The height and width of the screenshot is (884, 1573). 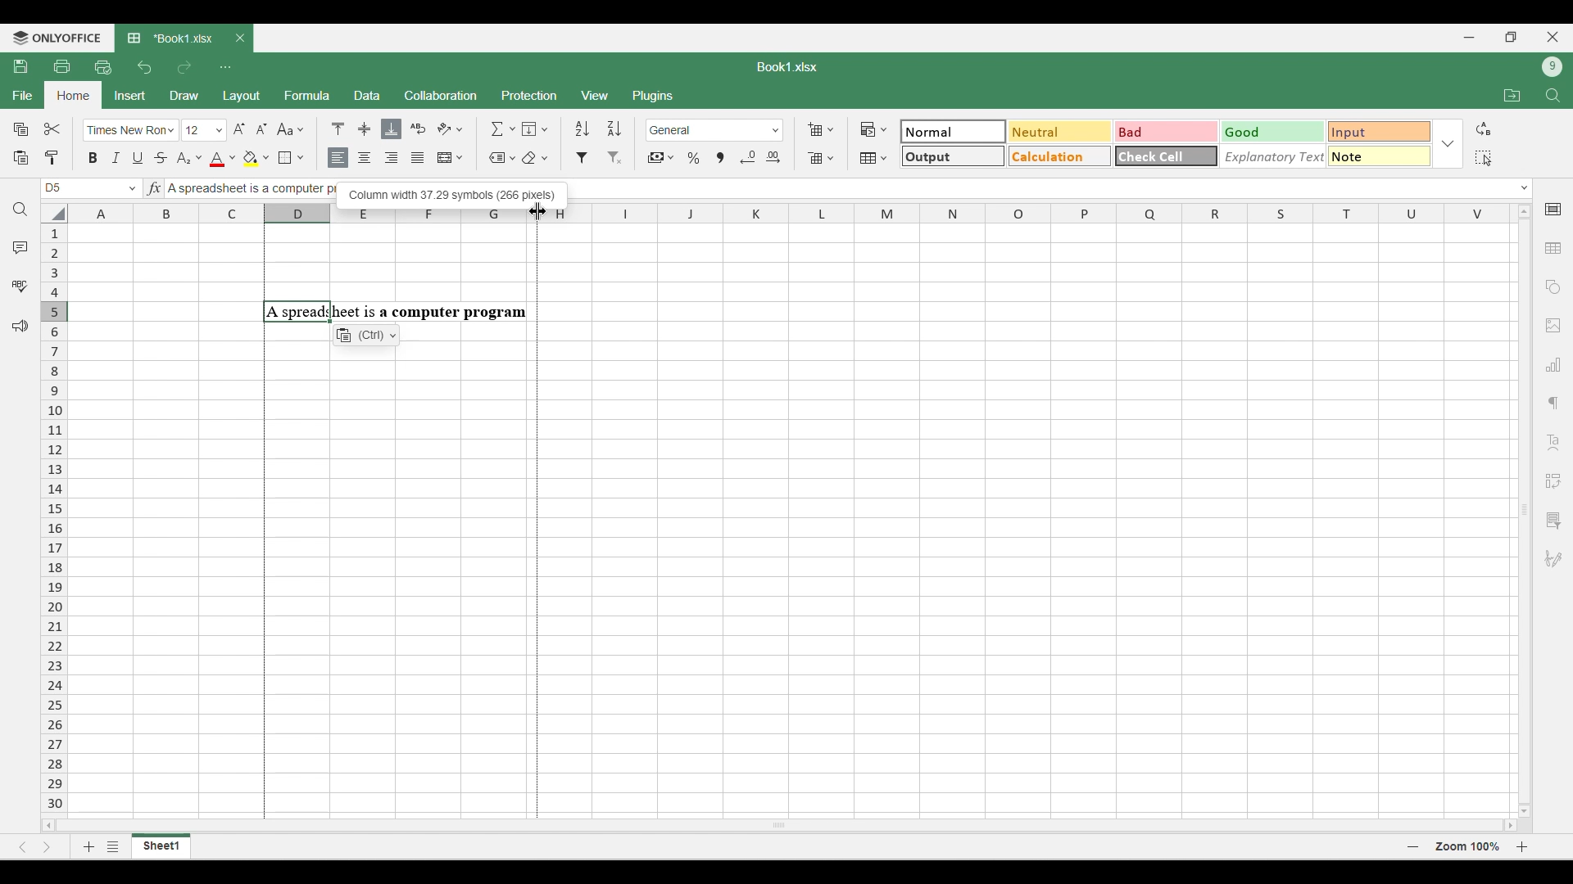 I want to click on Clear options, so click(x=534, y=158).